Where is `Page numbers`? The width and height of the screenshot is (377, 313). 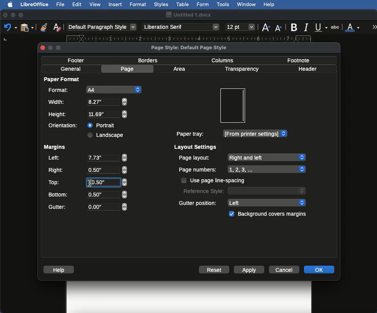 Page numbers is located at coordinates (242, 170).